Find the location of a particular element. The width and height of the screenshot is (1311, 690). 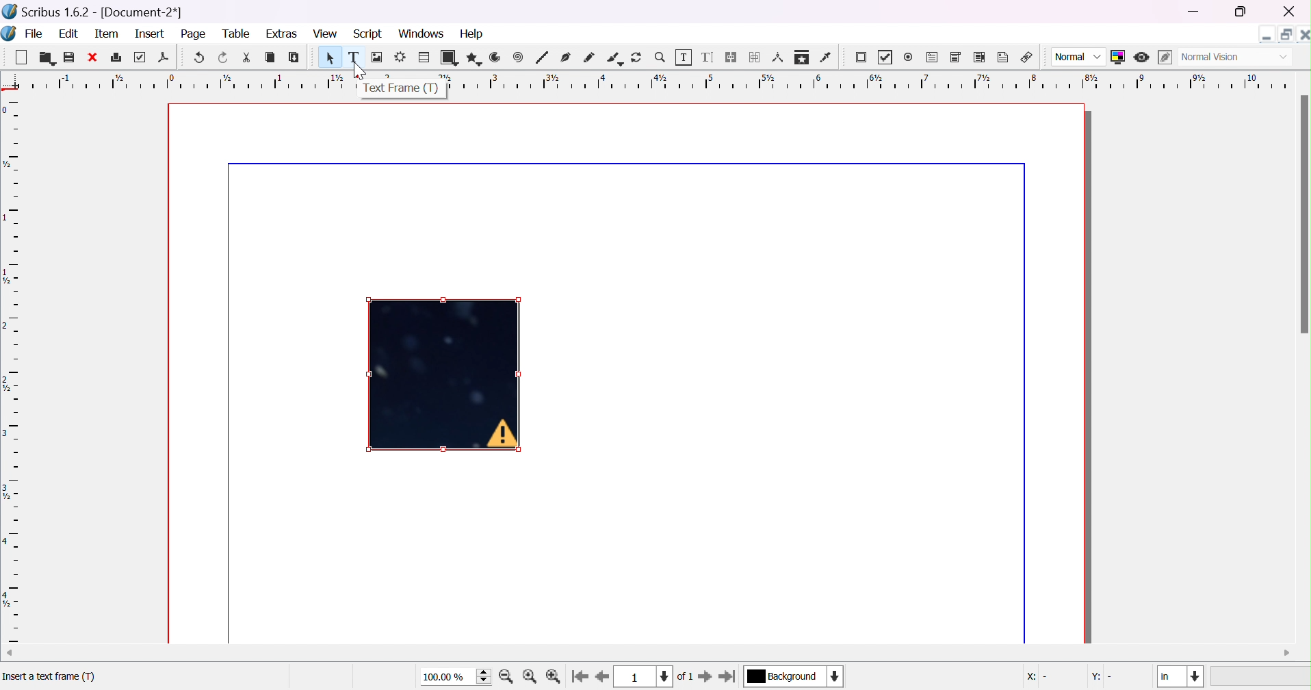

normal vision is located at coordinates (1234, 57).